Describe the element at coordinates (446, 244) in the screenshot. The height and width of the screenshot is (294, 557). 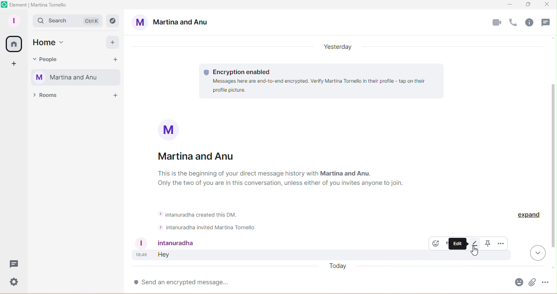
I see `Reply` at that location.